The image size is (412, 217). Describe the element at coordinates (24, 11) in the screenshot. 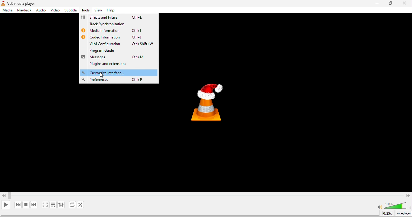

I see `playback` at that location.